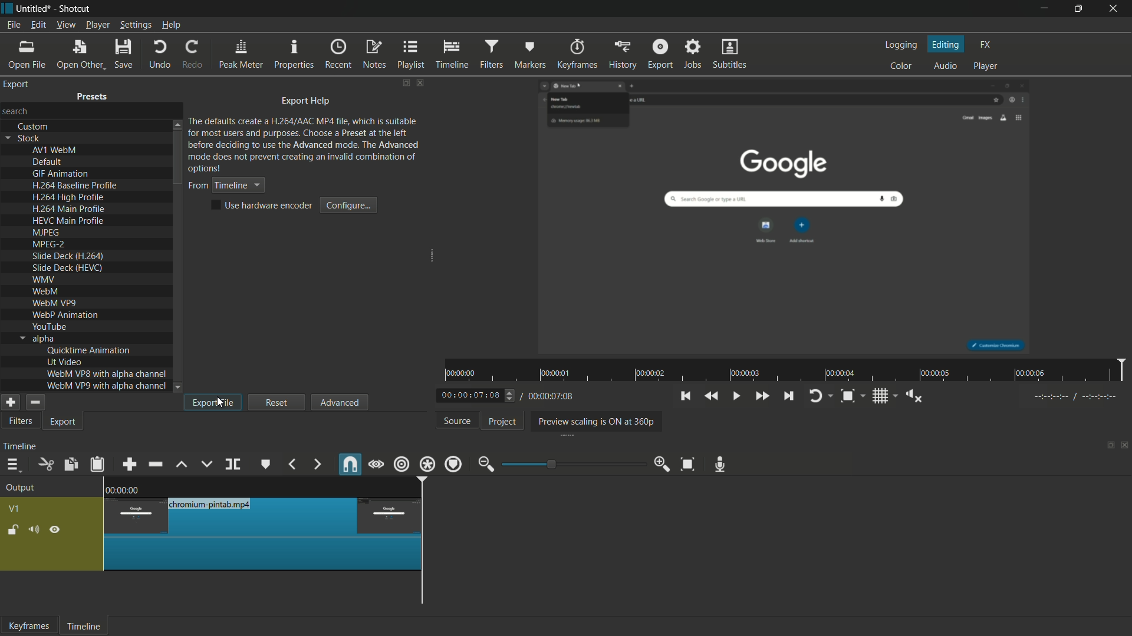 Image resolution: width=1132 pixels, height=636 pixels. I want to click on source, so click(458, 420).